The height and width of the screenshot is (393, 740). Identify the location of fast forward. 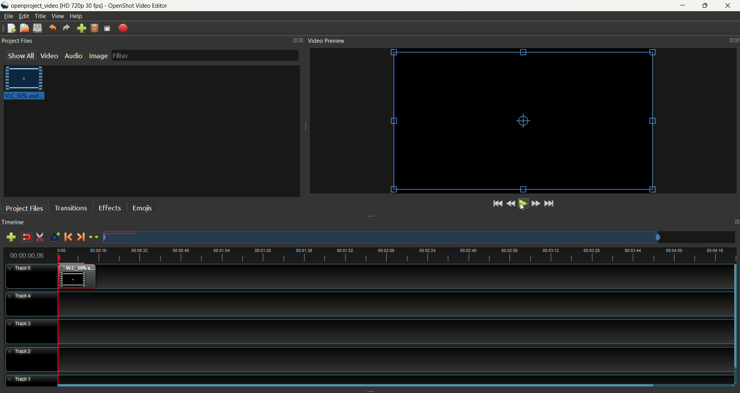
(535, 203).